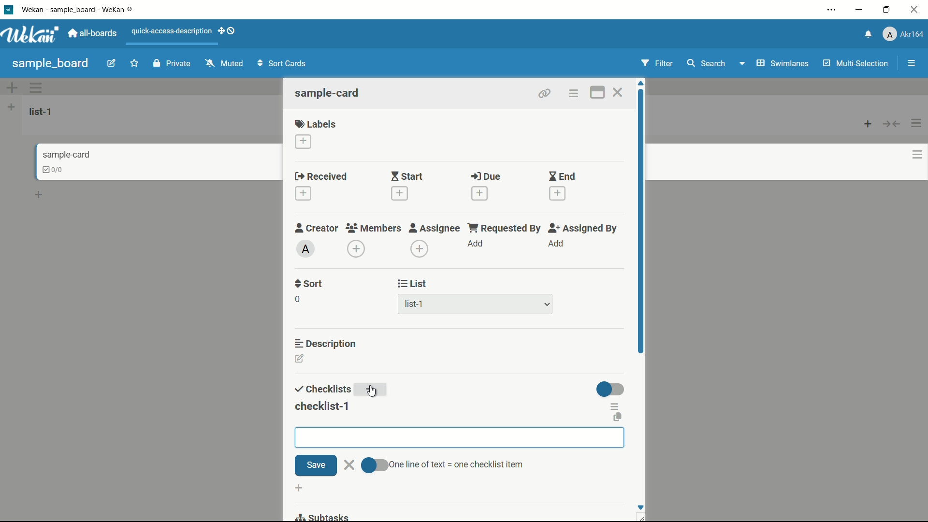 The width and height of the screenshot is (928, 522). What do you see at coordinates (304, 142) in the screenshot?
I see `add label` at bounding box center [304, 142].